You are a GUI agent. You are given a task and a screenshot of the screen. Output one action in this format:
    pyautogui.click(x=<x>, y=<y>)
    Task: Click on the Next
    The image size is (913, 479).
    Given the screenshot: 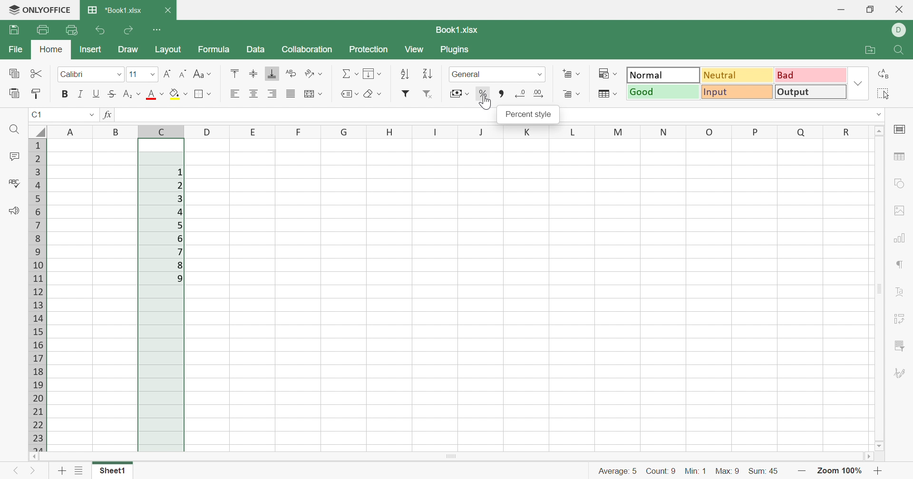 What is the action you would take?
    pyautogui.click(x=35, y=472)
    